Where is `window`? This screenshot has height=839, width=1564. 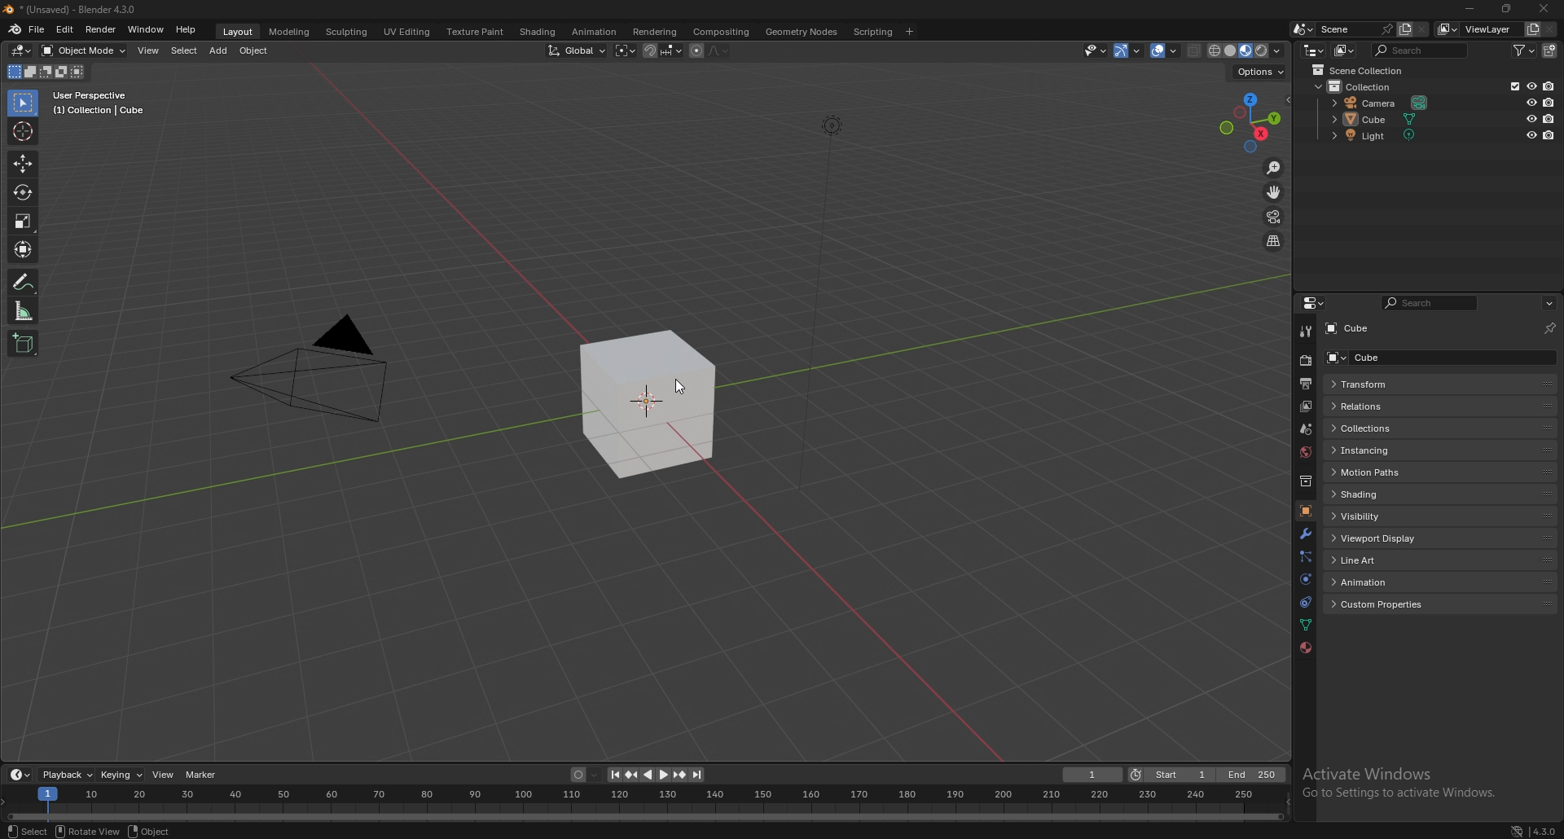
window is located at coordinates (147, 28).